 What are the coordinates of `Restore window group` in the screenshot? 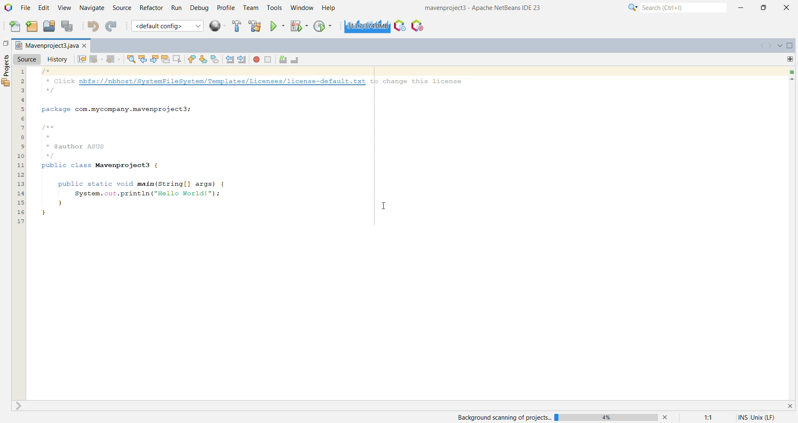 It's located at (5, 44).